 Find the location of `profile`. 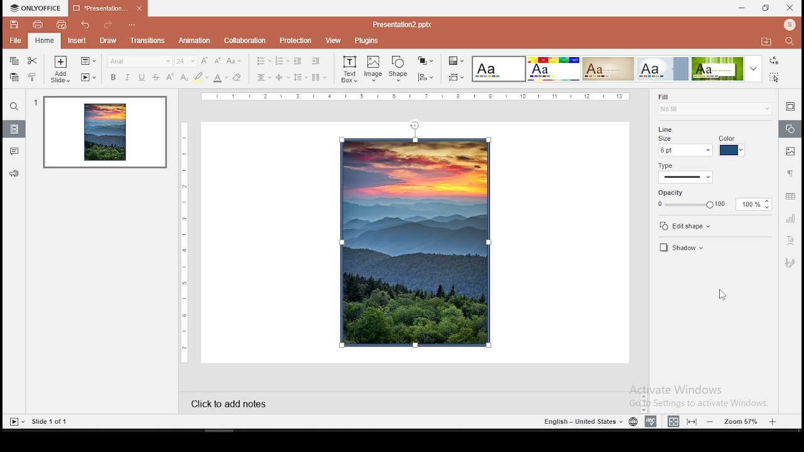

profile is located at coordinates (788, 25).